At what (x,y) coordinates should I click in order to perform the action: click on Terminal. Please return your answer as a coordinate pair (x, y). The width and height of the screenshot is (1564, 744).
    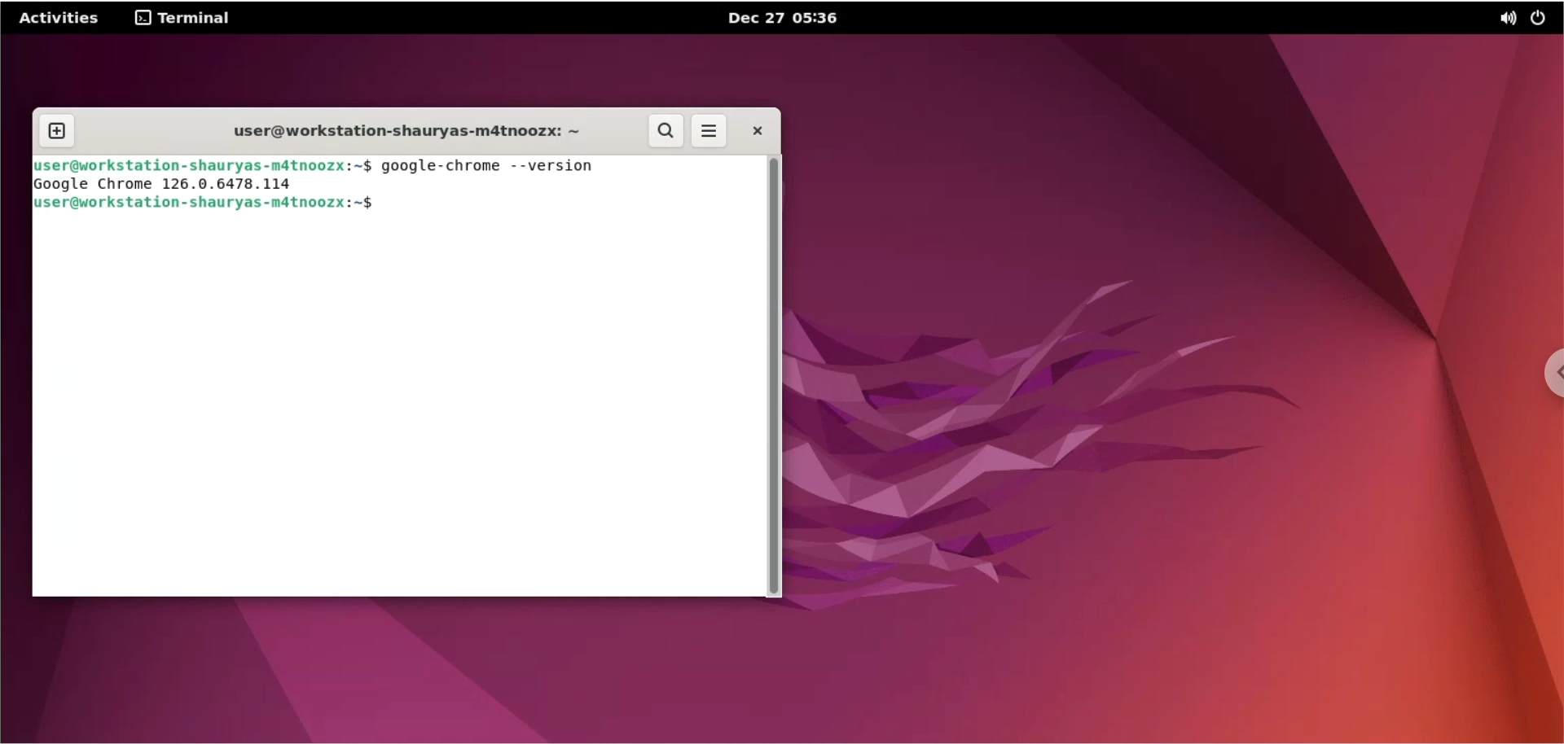
    Looking at the image, I should click on (182, 18).